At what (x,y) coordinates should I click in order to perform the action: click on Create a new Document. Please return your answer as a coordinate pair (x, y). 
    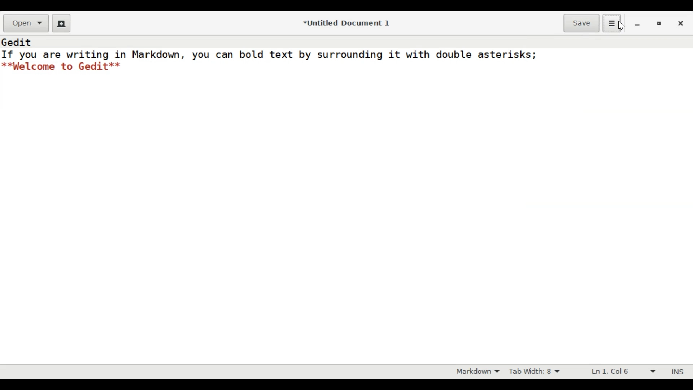
    Looking at the image, I should click on (61, 23).